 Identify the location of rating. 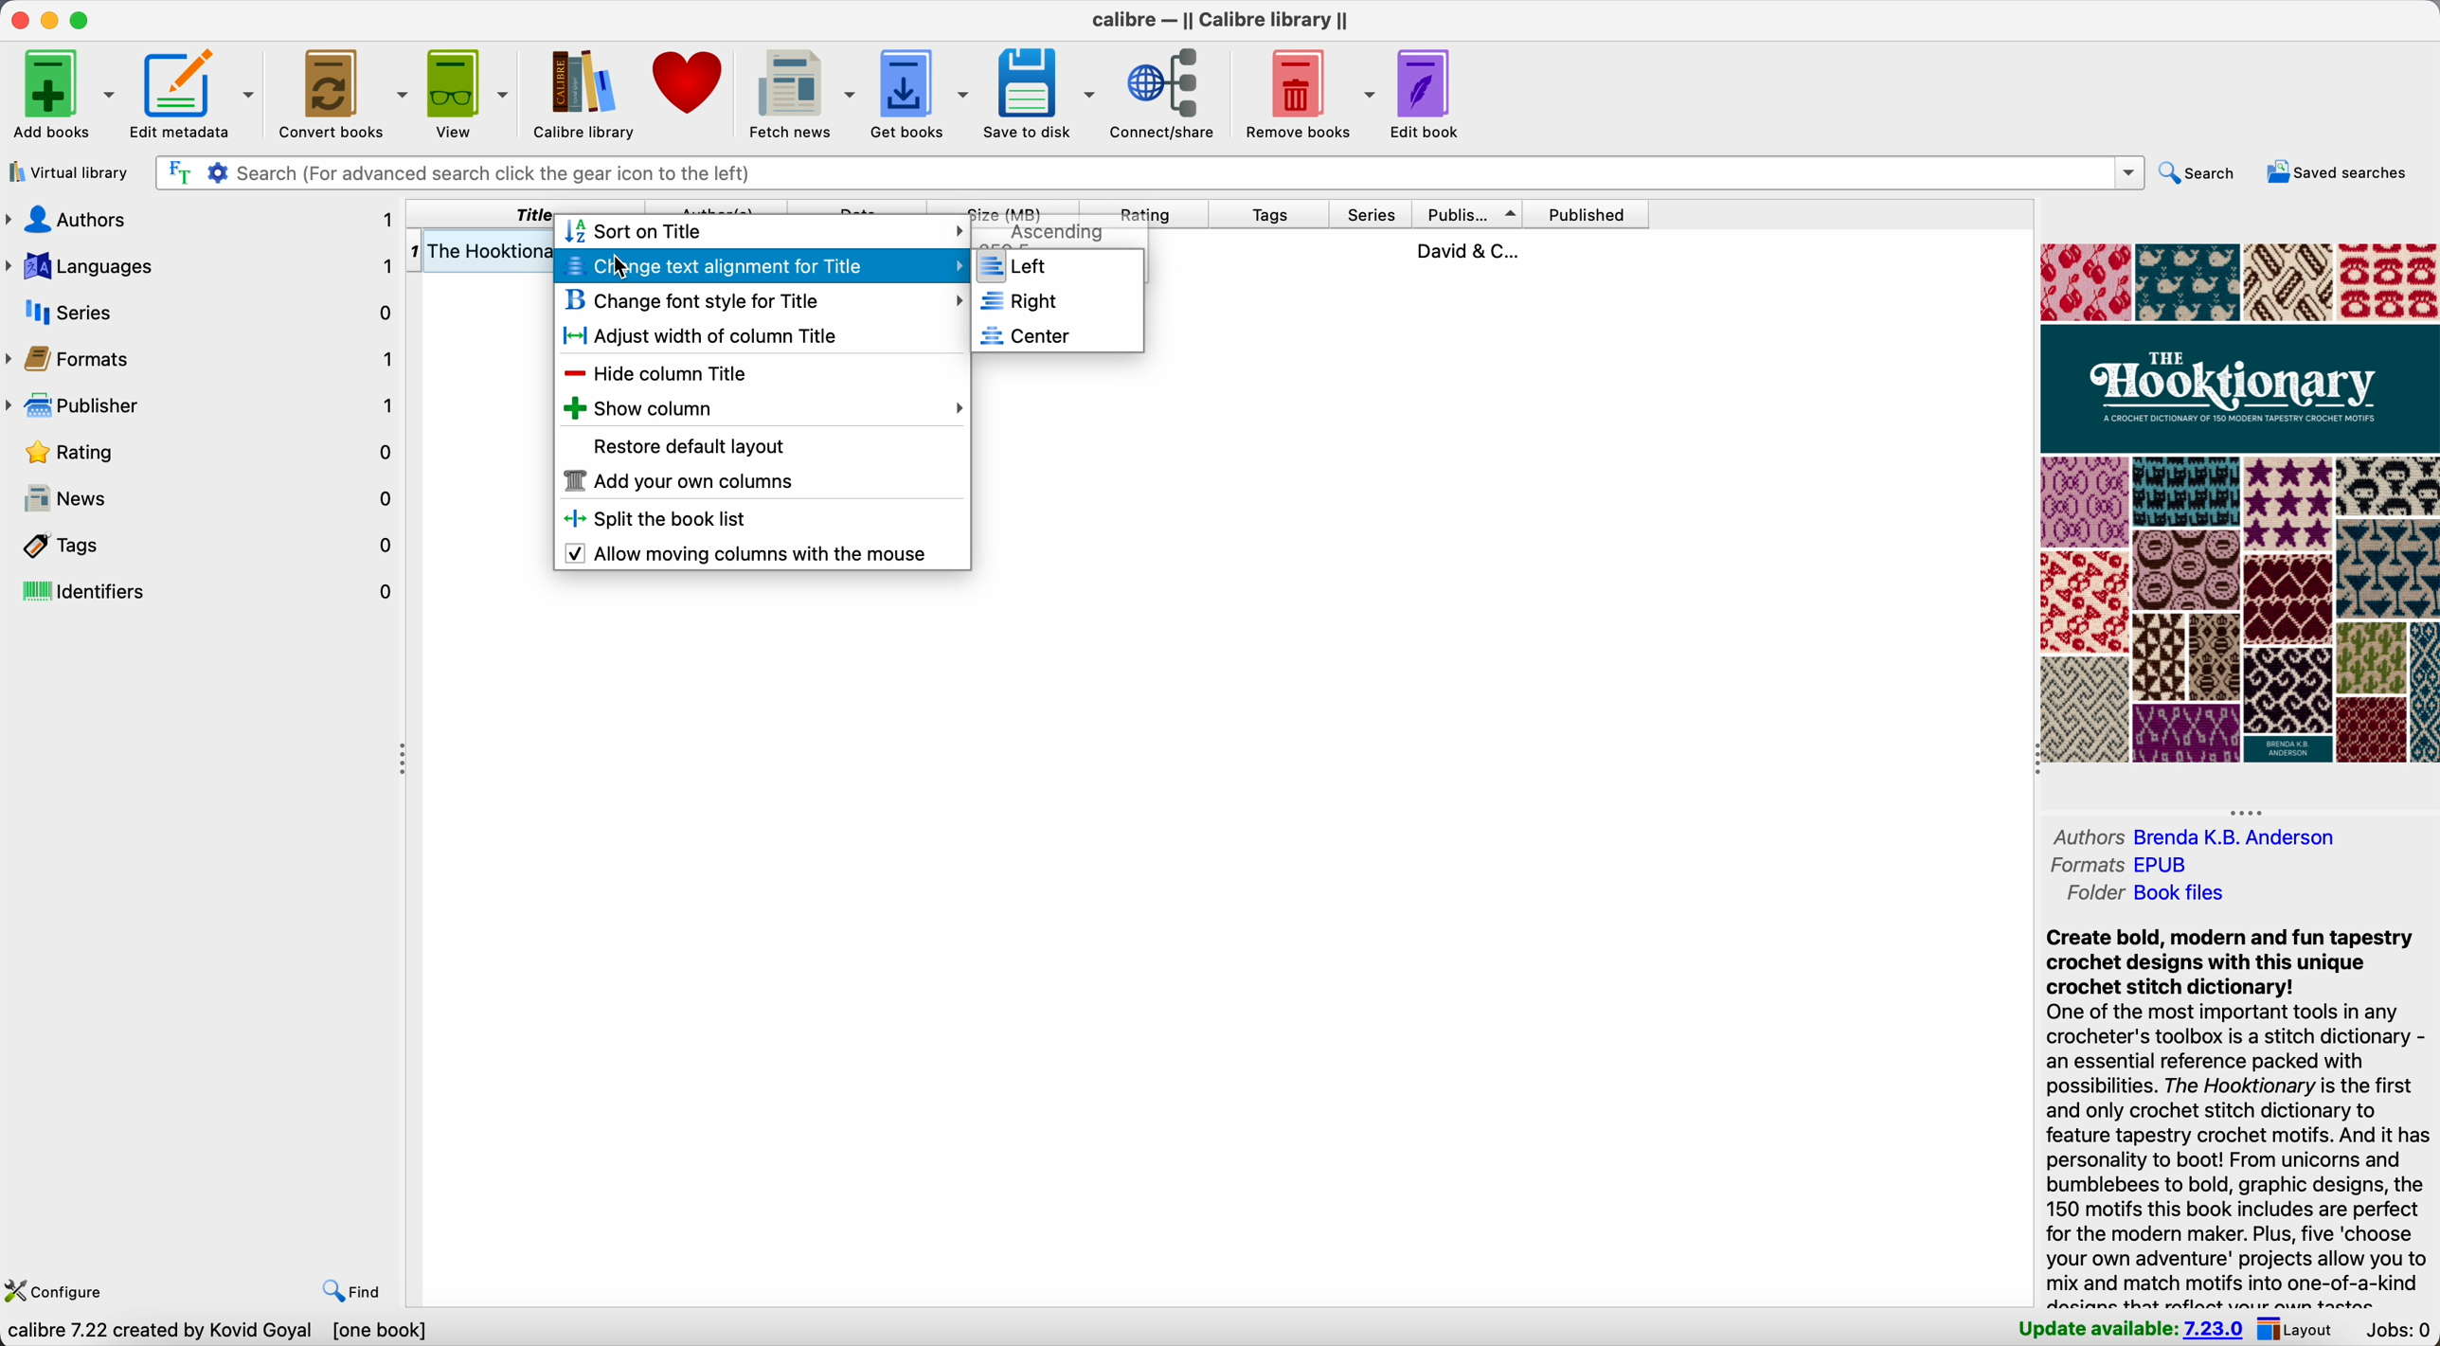
(202, 457).